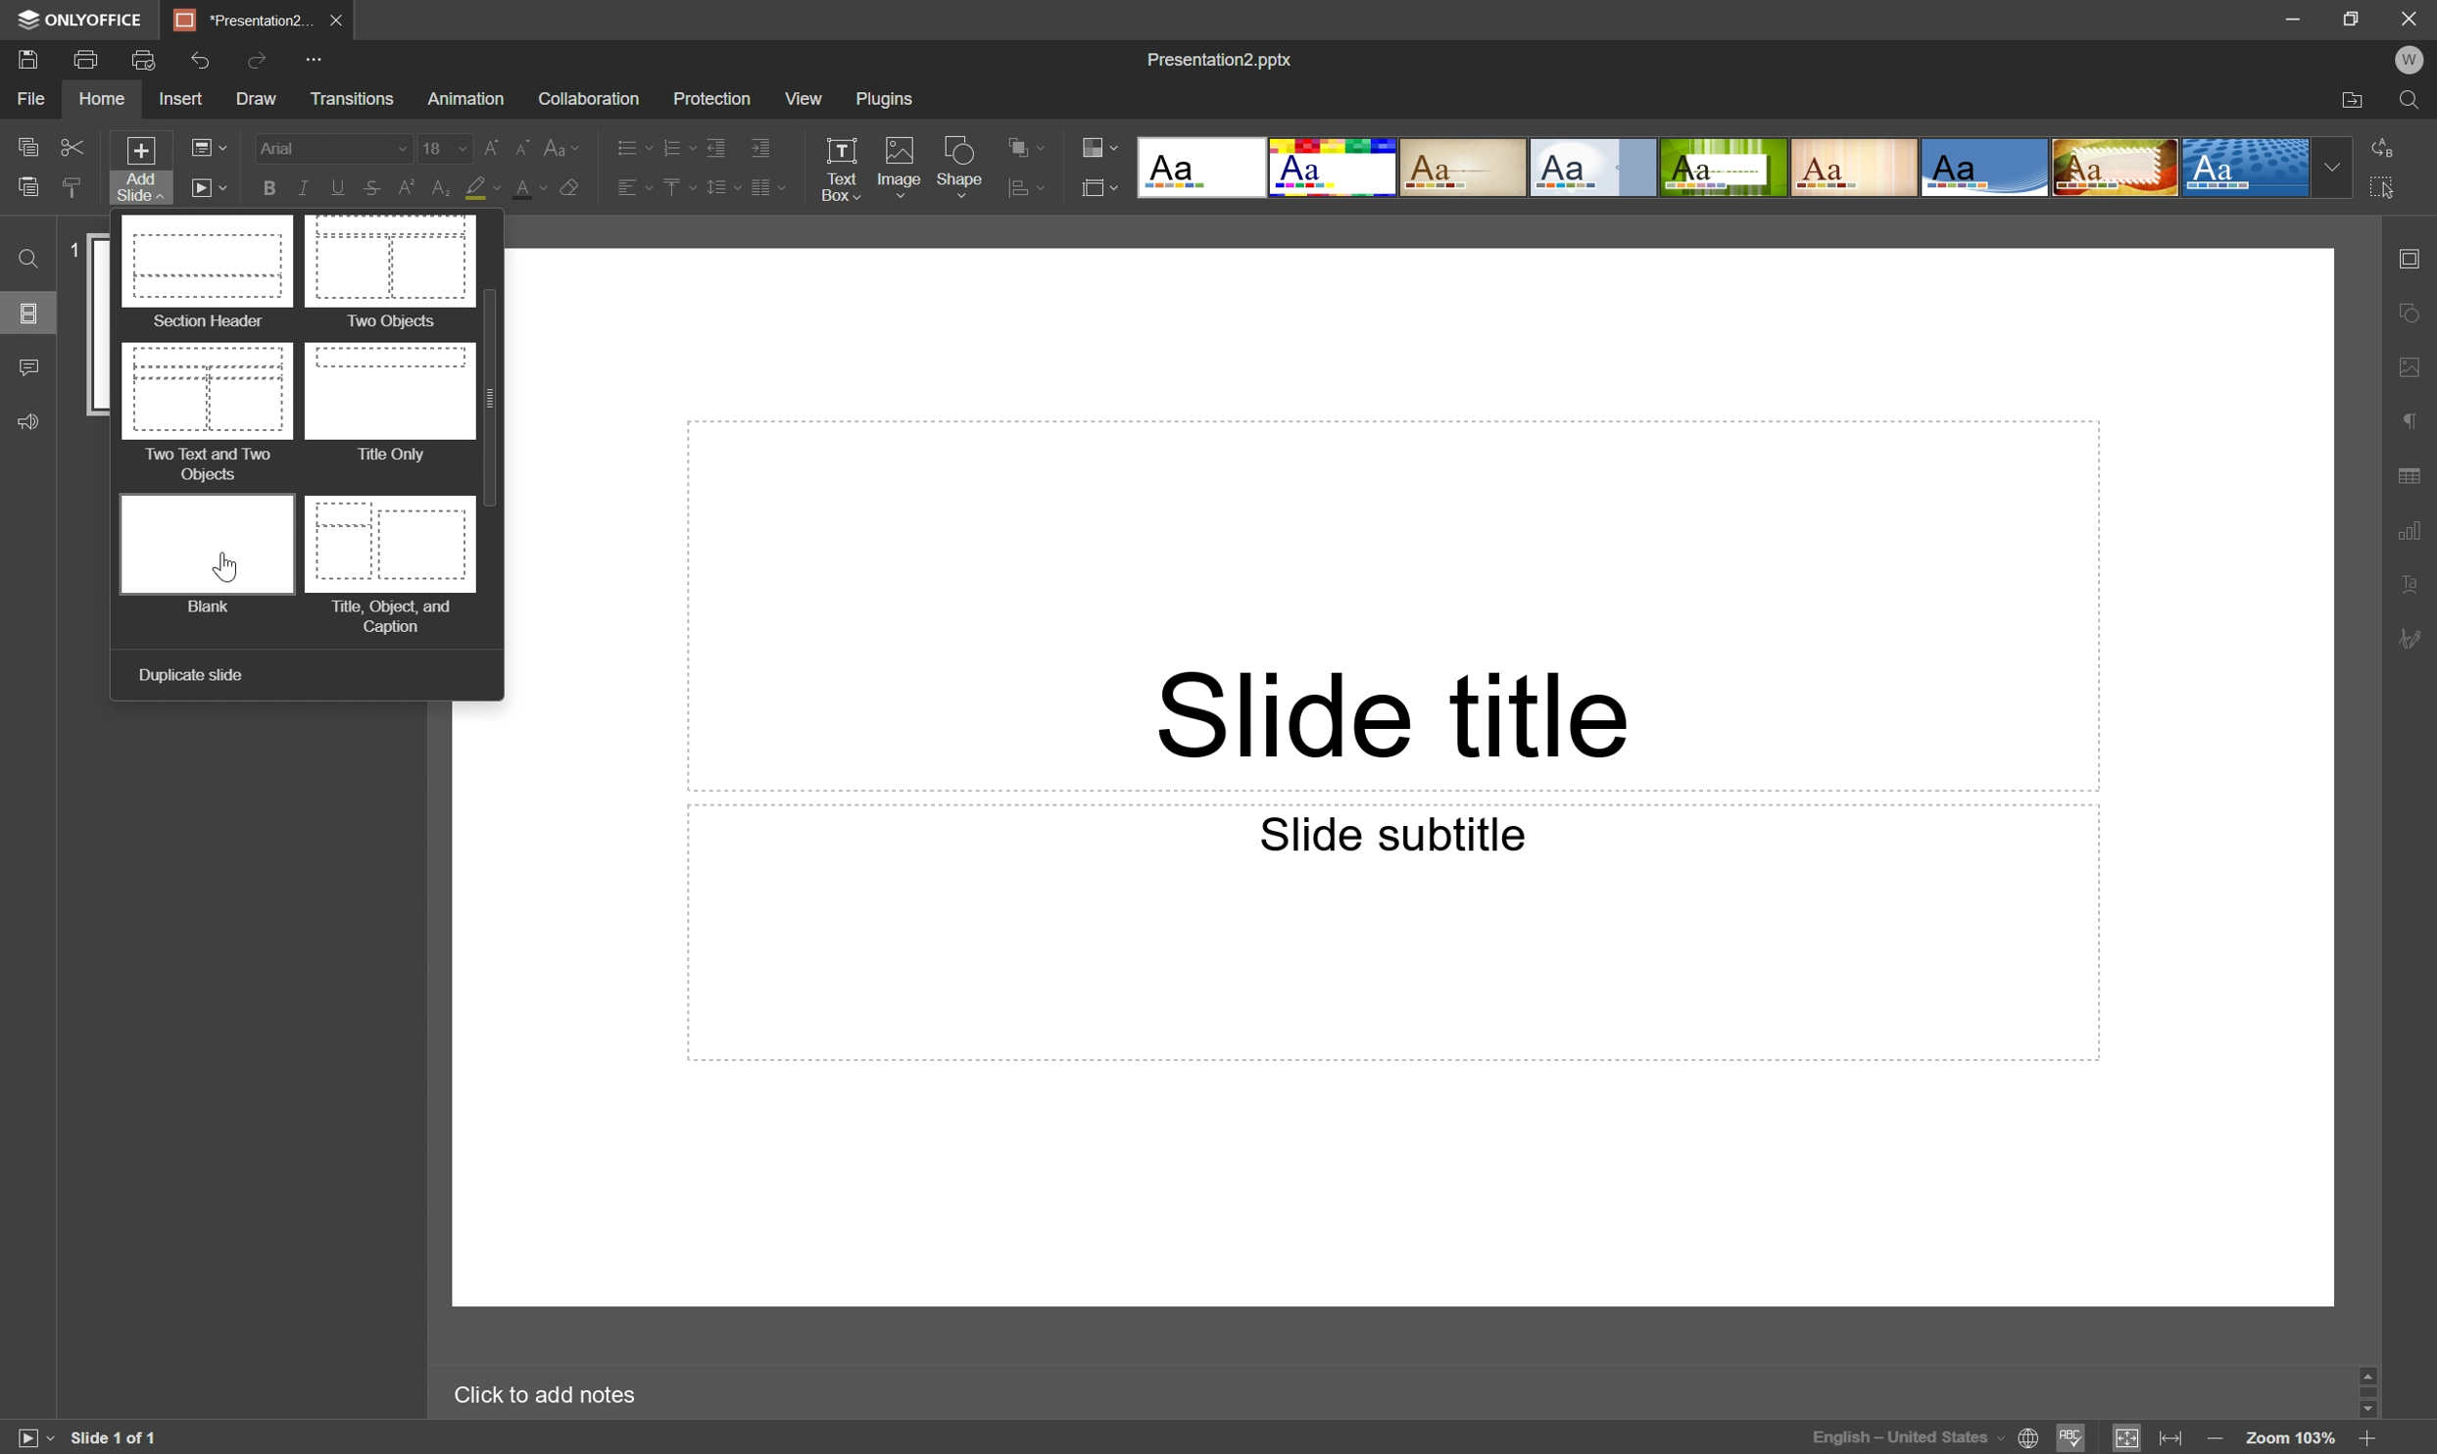 Image resolution: width=2437 pixels, height=1454 pixels. I want to click on Transitions, so click(352, 101).